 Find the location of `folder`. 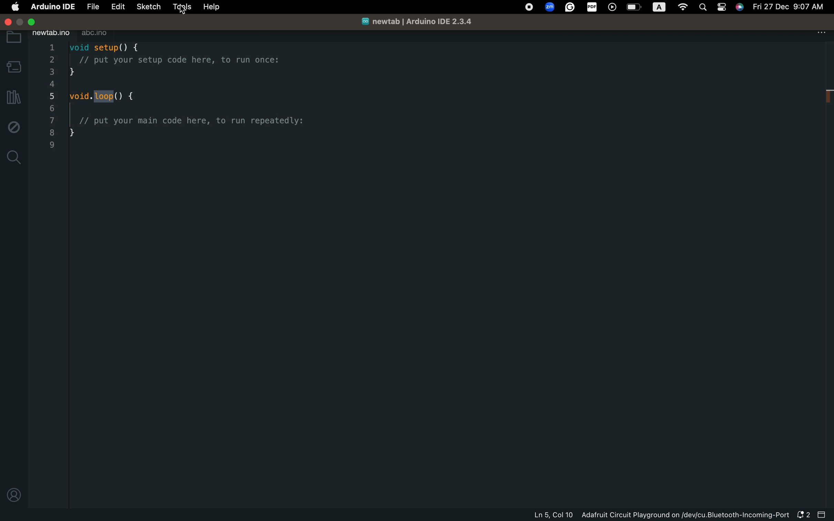

folder is located at coordinates (14, 38).